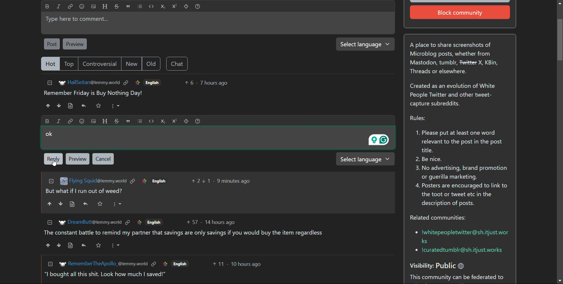  Describe the element at coordinates (229, 181) in the screenshot. I see `time of posting` at that location.